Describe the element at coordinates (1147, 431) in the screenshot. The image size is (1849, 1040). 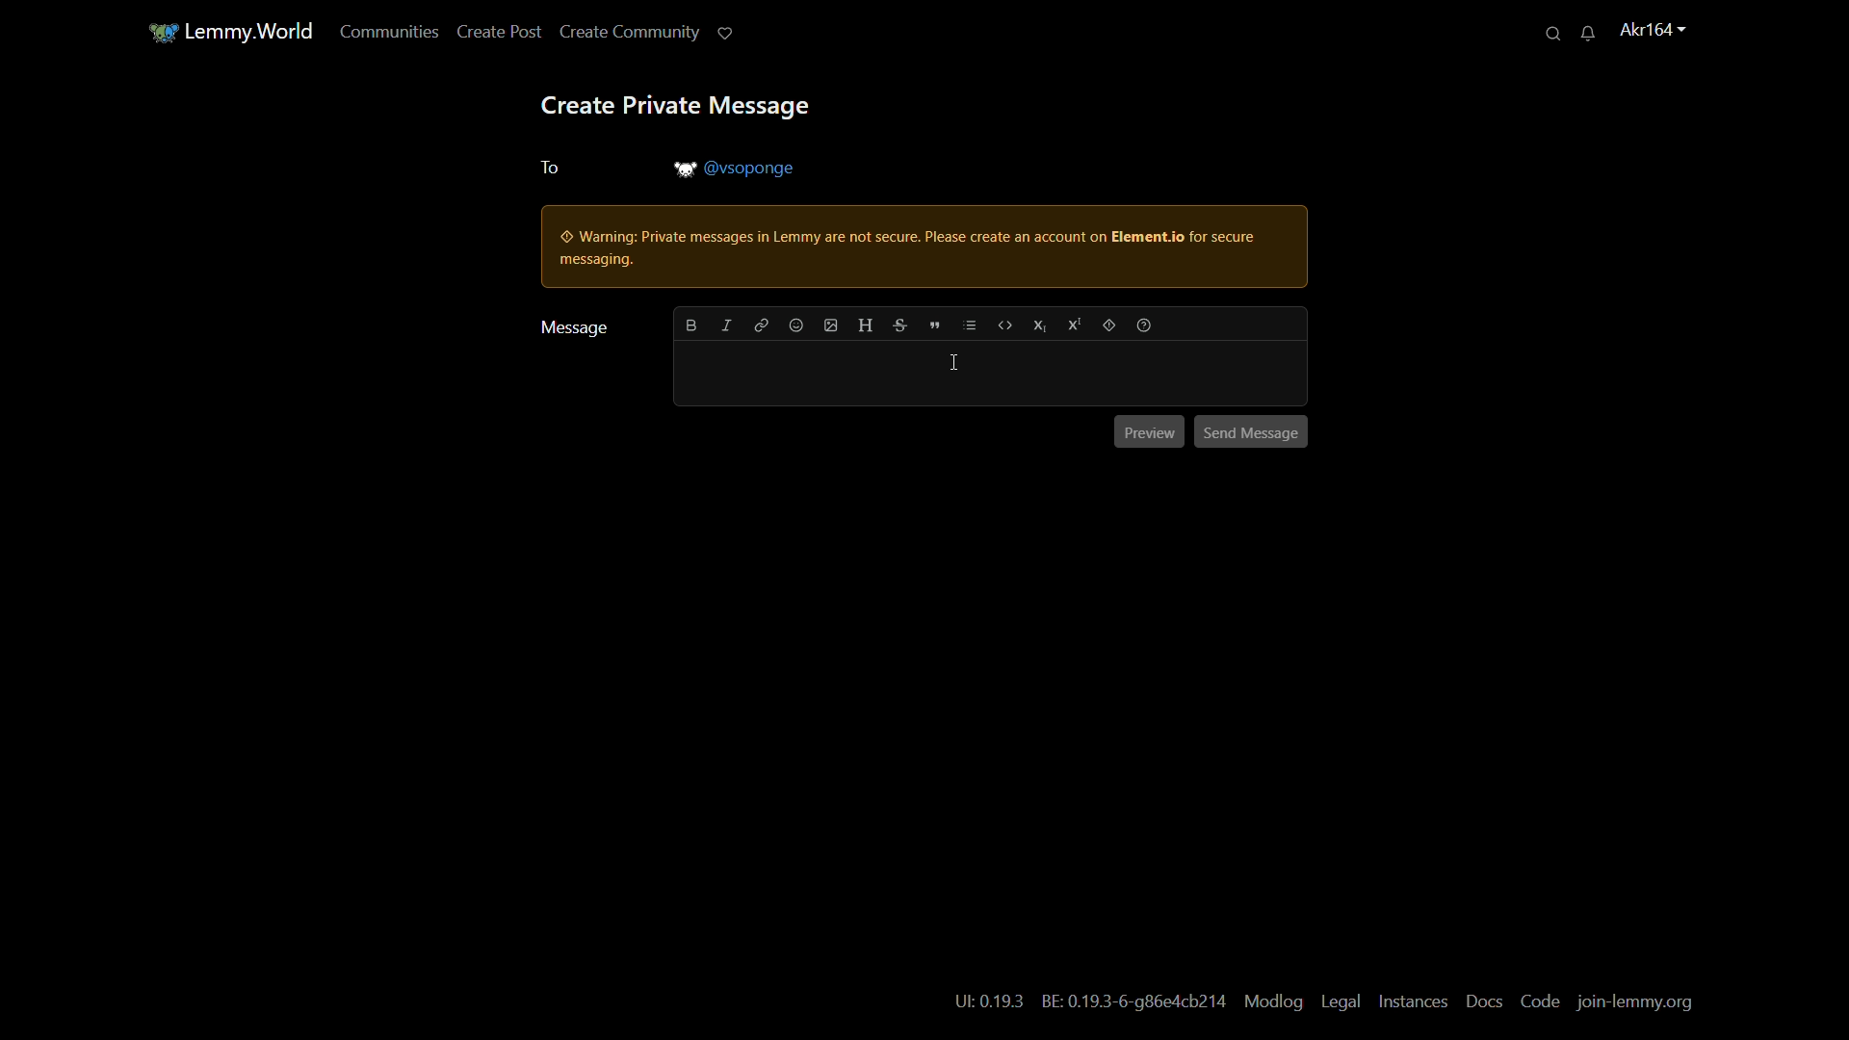
I see `preview` at that location.